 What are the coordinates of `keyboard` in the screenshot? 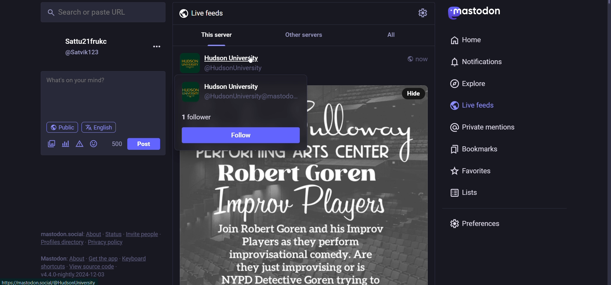 It's located at (136, 259).